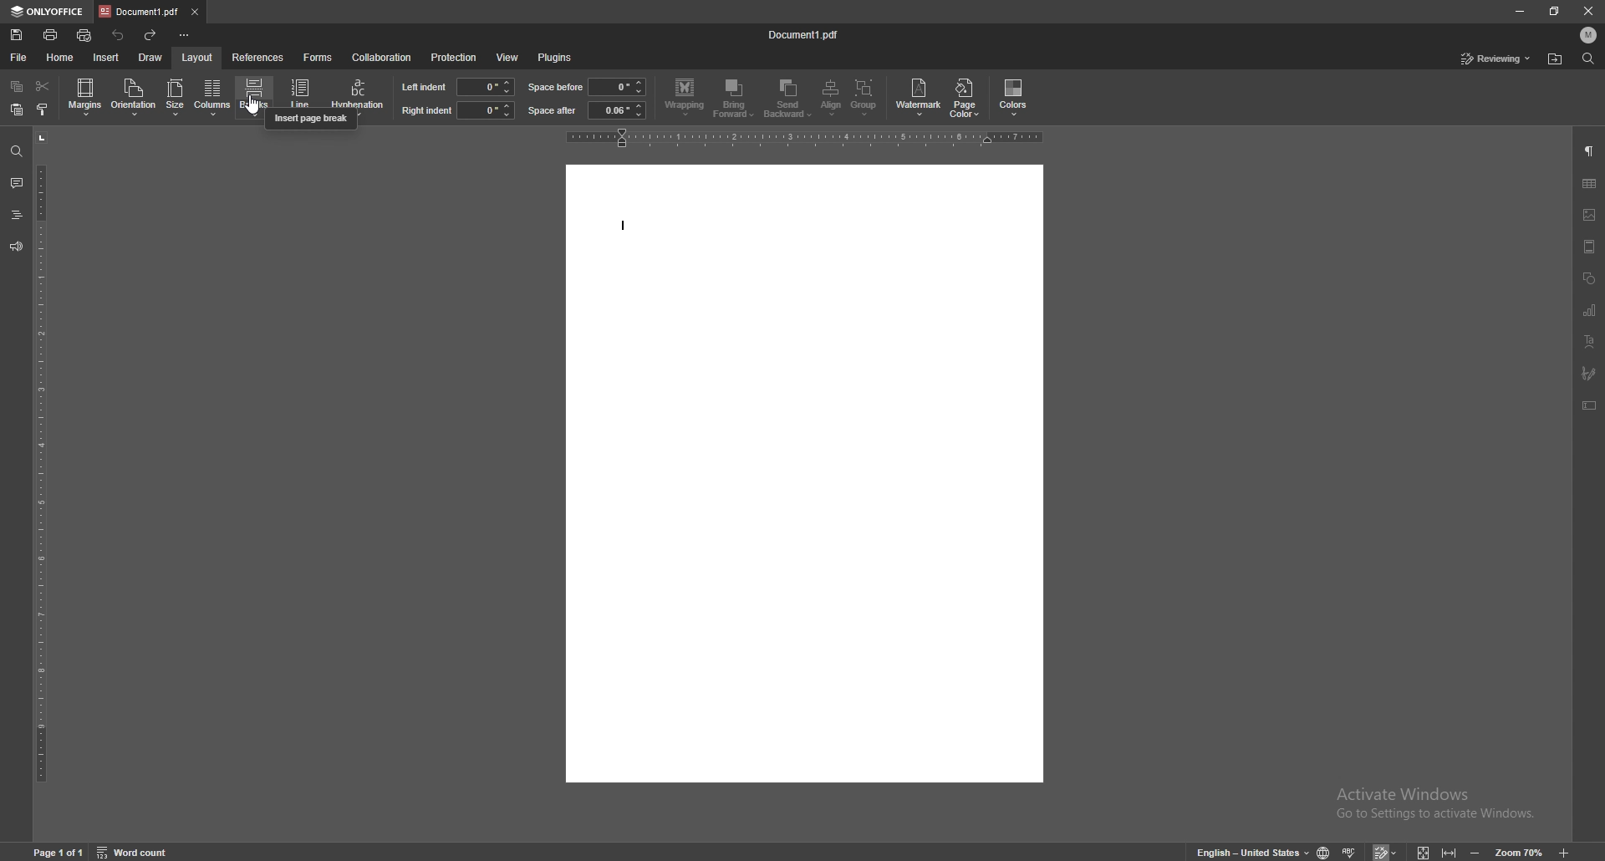 The height and width of the screenshot is (861, 1605). Describe the element at coordinates (299, 91) in the screenshot. I see `Line` at that location.